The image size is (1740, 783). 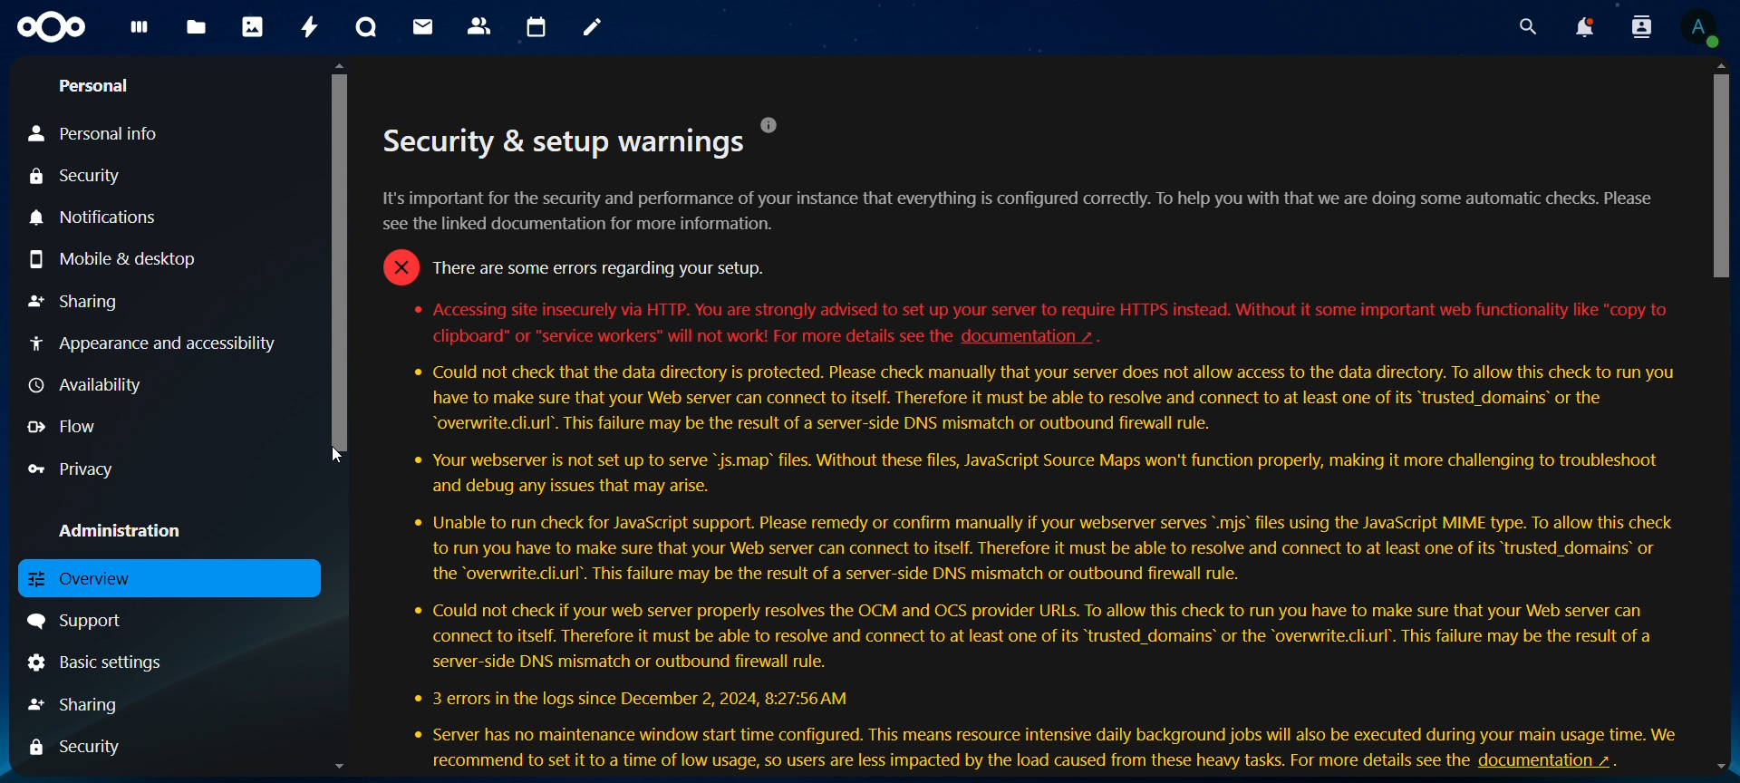 I want to click on calendar, so click(x=537, y=28).